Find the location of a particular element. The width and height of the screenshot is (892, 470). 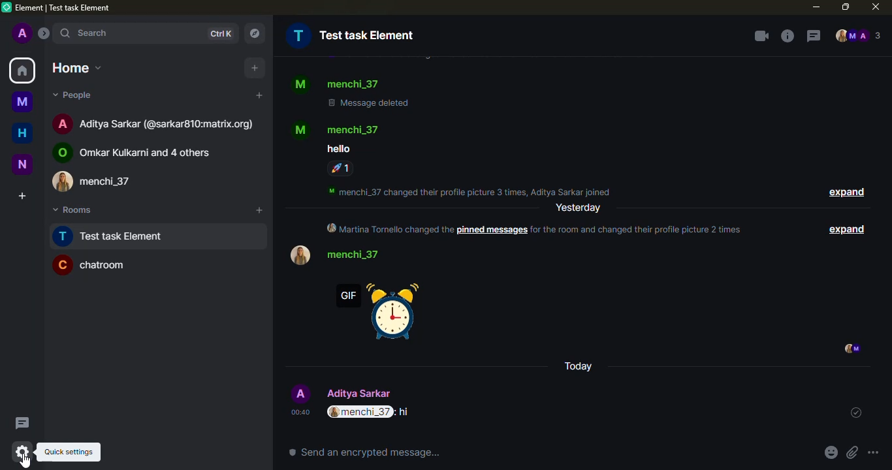

info is located at coordinates (476, 191).